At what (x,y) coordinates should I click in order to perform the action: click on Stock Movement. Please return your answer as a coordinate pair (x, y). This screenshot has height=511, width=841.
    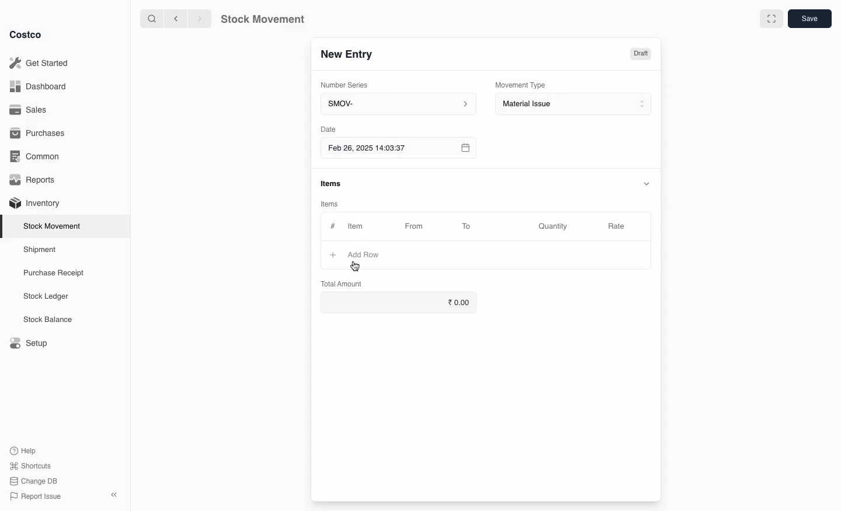
    Looking at the image, I should click on (260, 19).